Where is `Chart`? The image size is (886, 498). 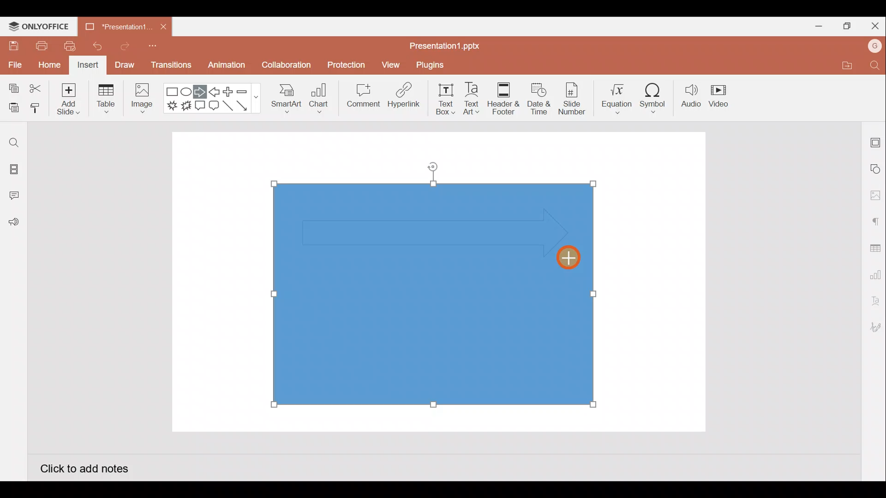 Chart is located at coordinates (319, 97).